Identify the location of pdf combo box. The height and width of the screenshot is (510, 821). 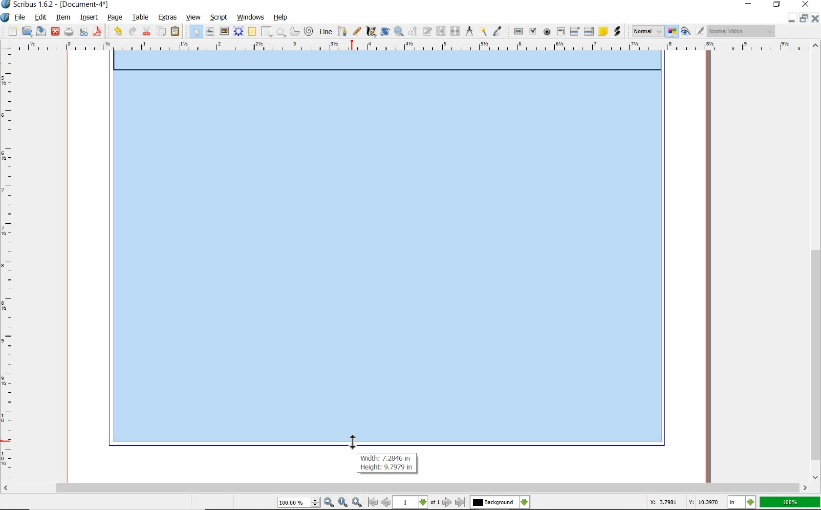
(574, 31).